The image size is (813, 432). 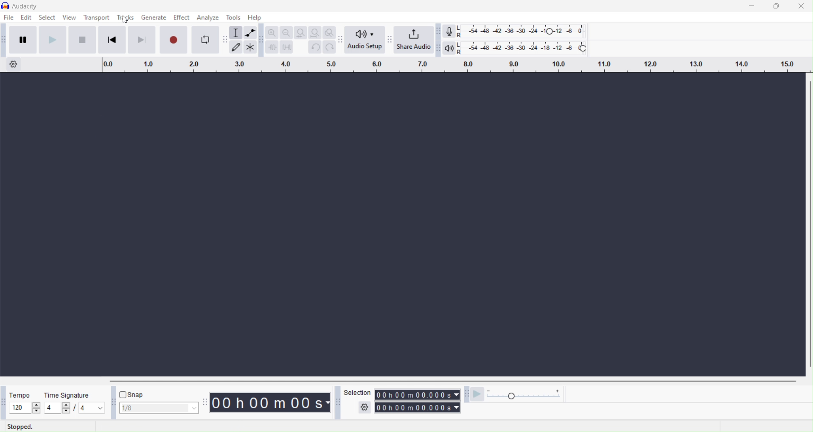 What do you see at coordinates (124, 17) in the screenshot?
I see `Tools` at bounding box center [124, 17].